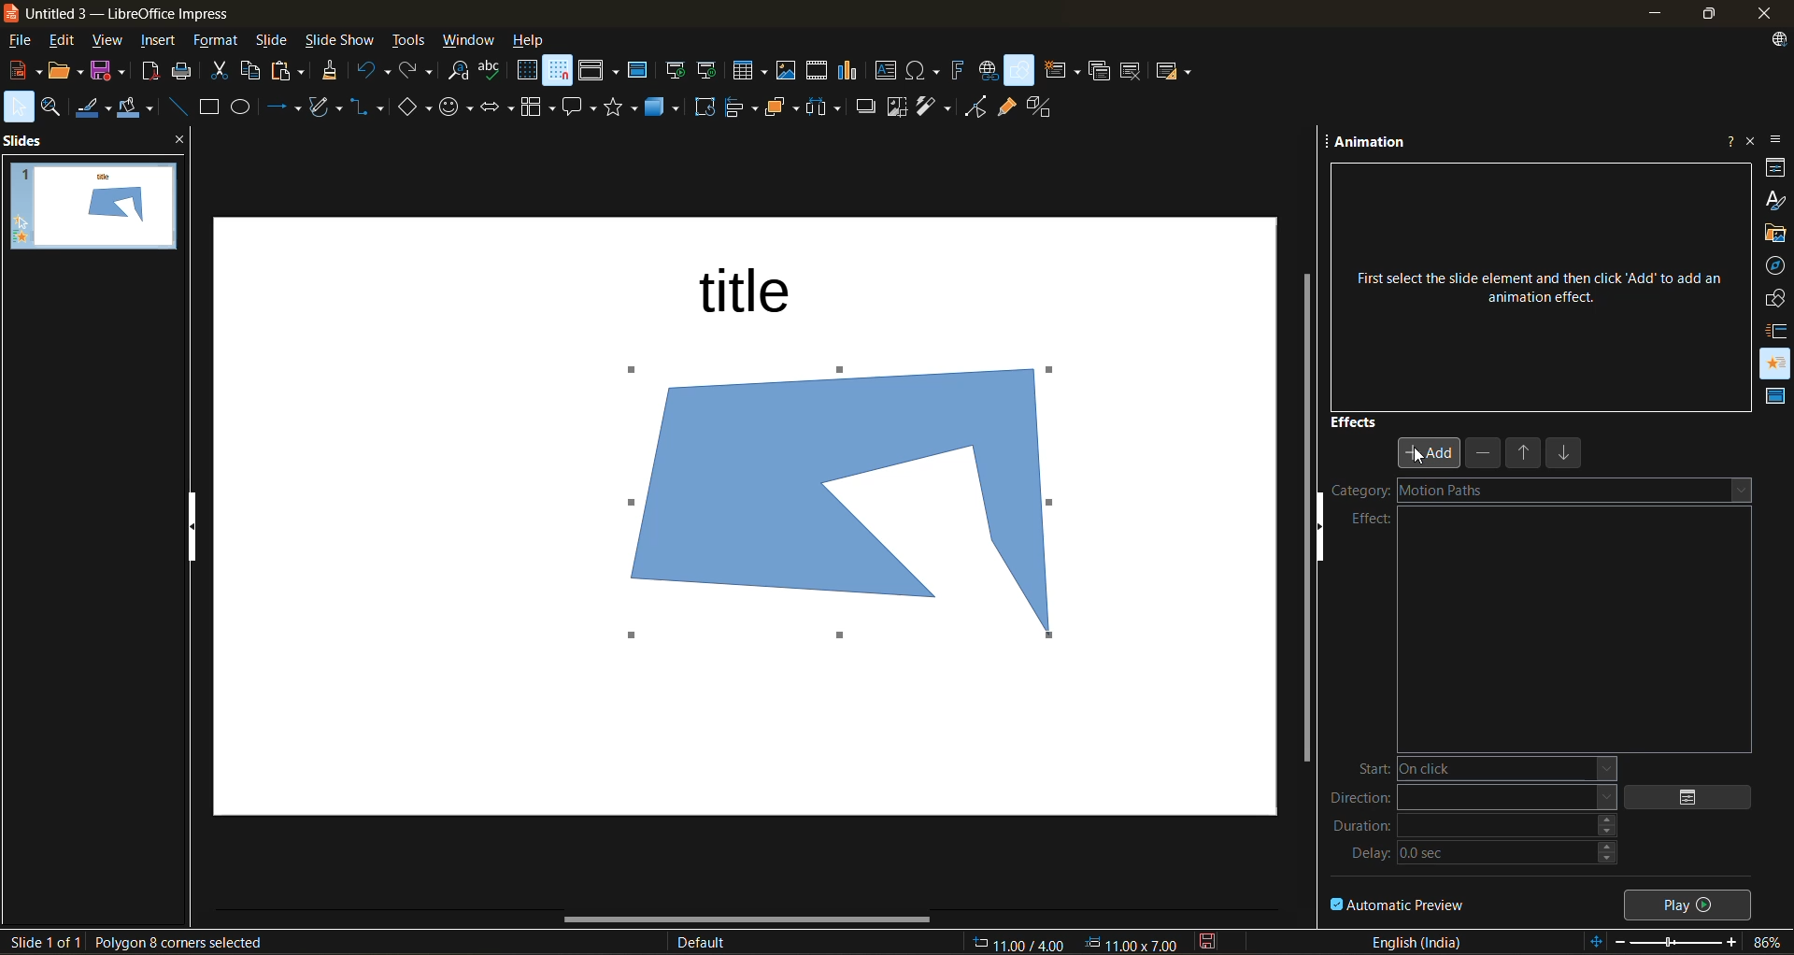  What do you see at coordinates (1675, 939) in the screenshot?
I see `zoom slider` at bounding box center [1675, 939].